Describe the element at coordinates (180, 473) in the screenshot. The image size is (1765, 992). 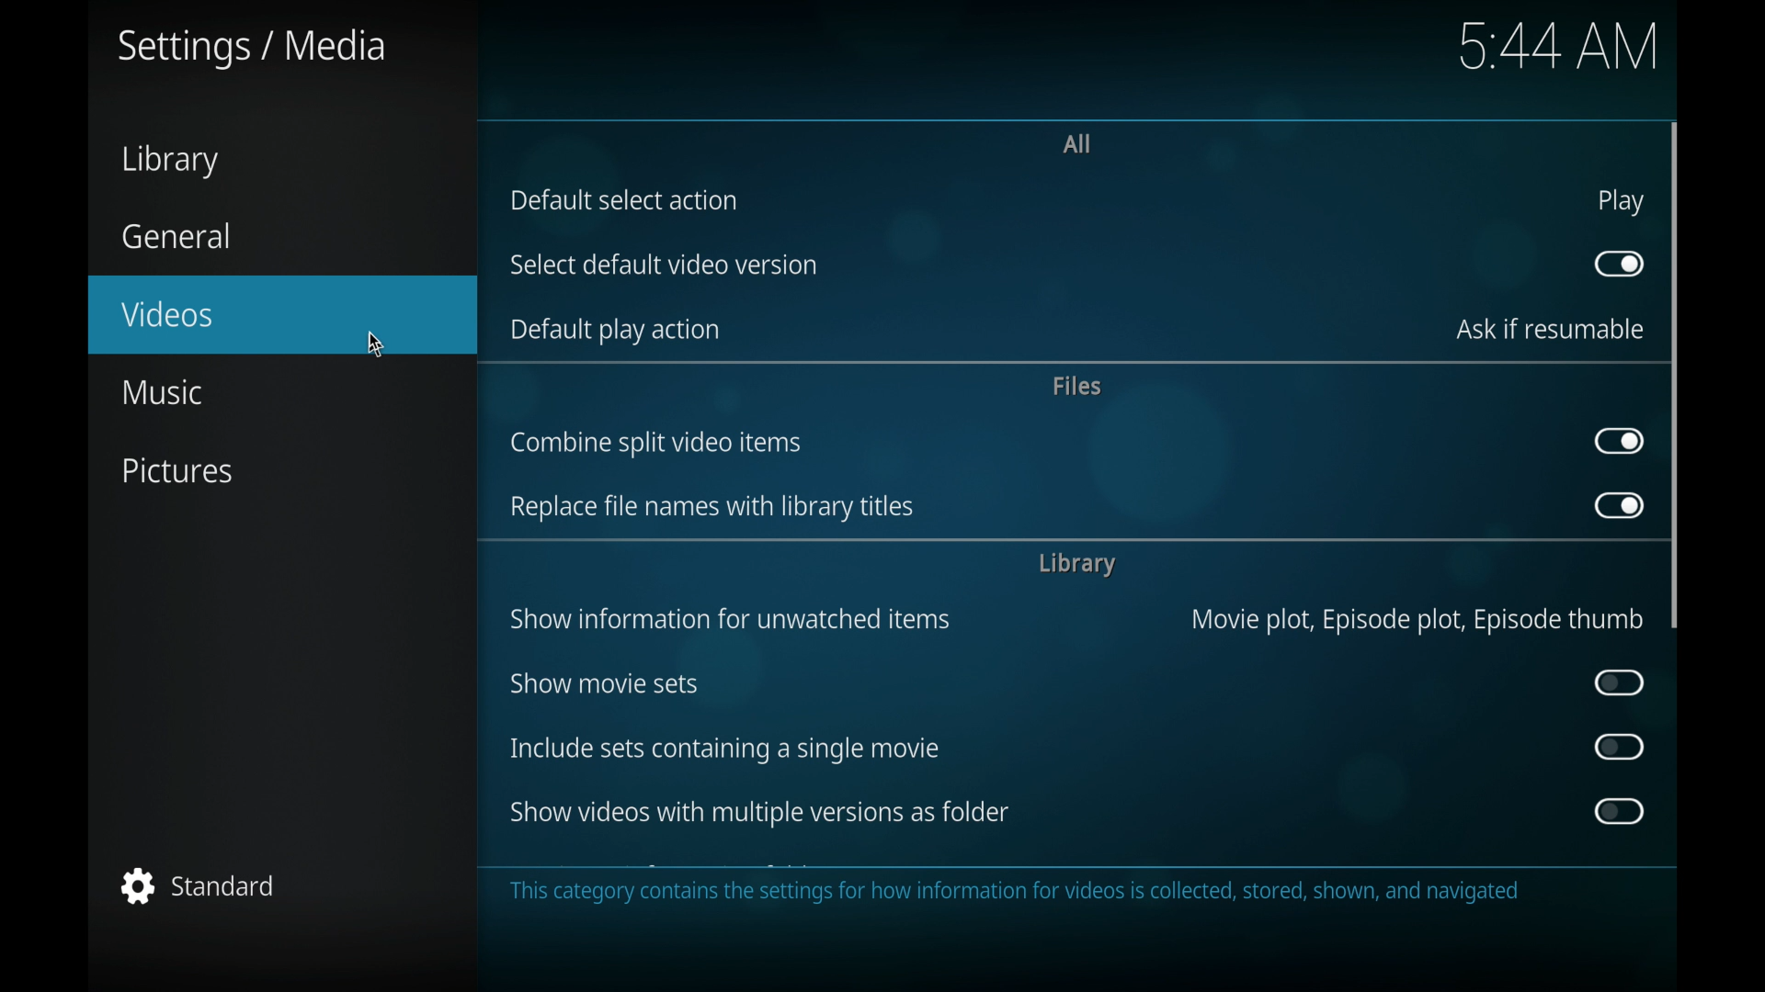
I see `pictures` at that location.